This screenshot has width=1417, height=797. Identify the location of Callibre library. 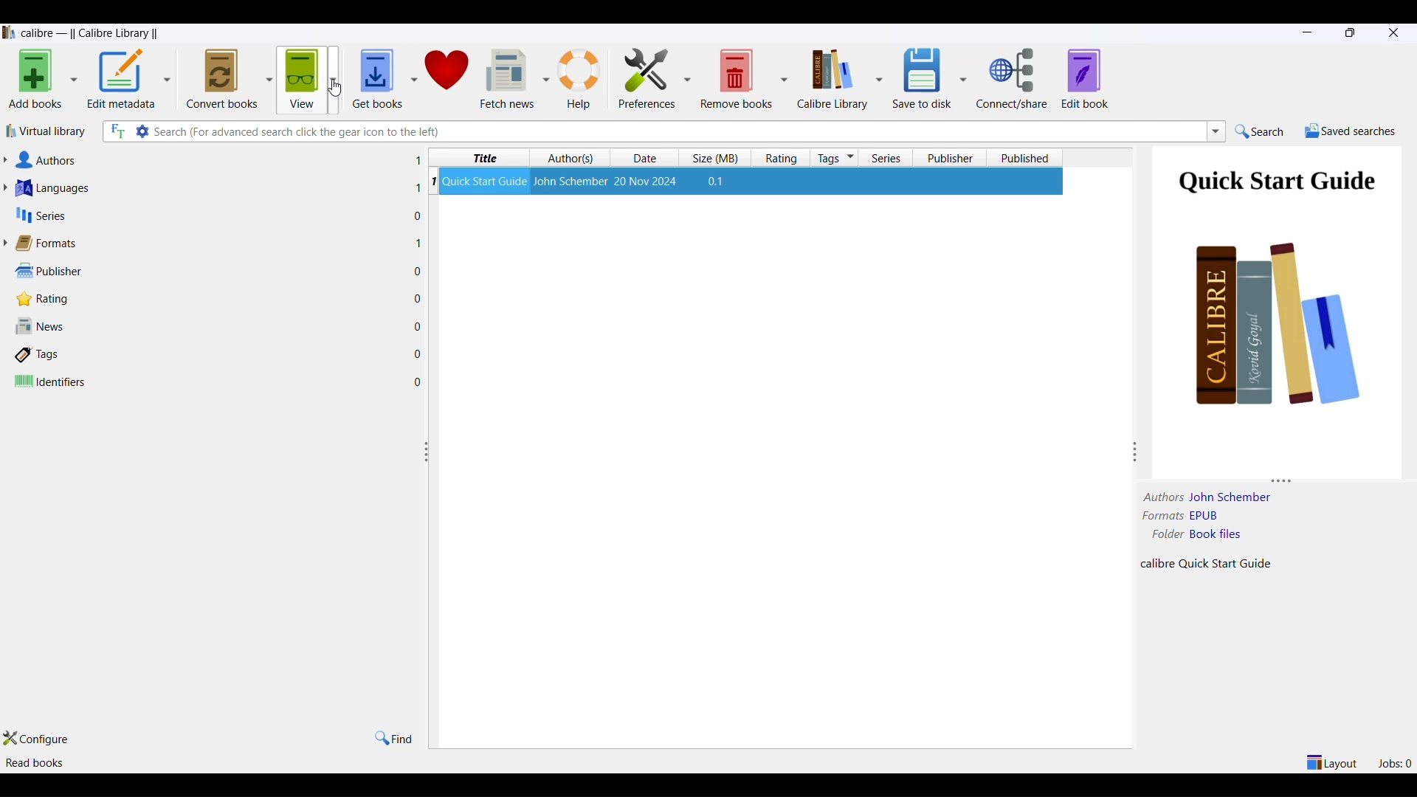
(88, 34).